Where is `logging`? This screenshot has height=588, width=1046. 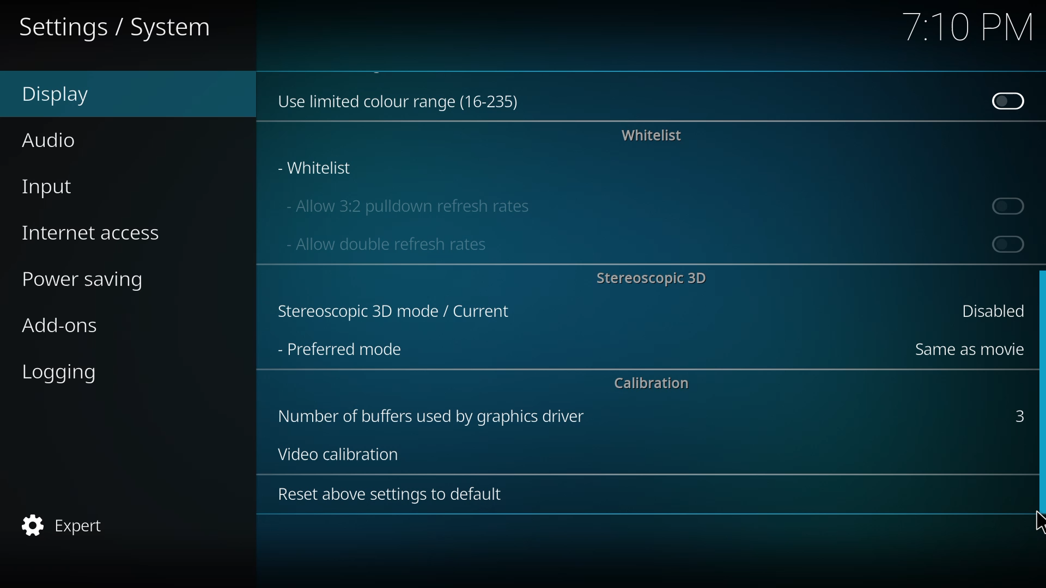
logging is located at coordinates (64, 373).